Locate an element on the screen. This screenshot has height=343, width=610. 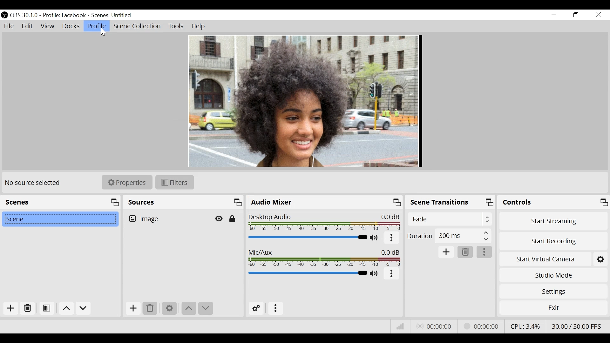
move up is located at coordinates (66, 309).